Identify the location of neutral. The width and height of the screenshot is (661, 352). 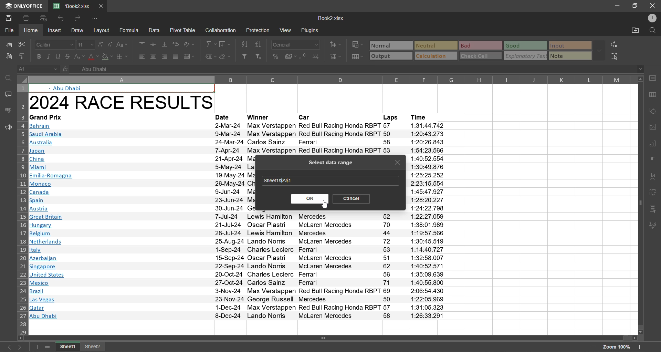
(429, 45).